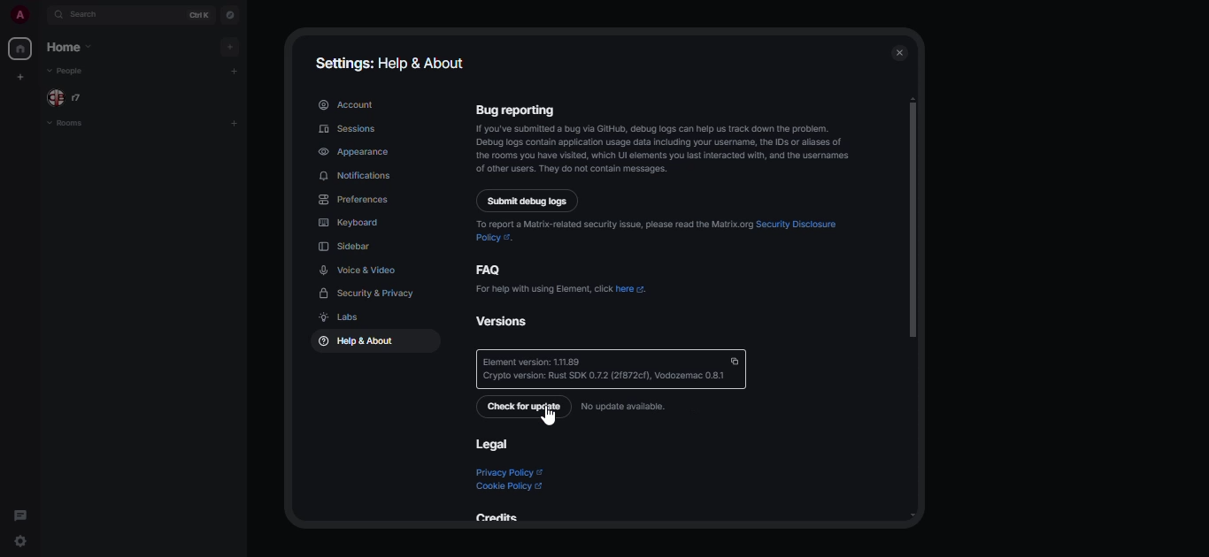 Image resolution: width=1209 pixels, height=557 pixels. What do you see at coordinates (901, 54) in the screenshot?
I see `close` at bounding box center [901, 54].